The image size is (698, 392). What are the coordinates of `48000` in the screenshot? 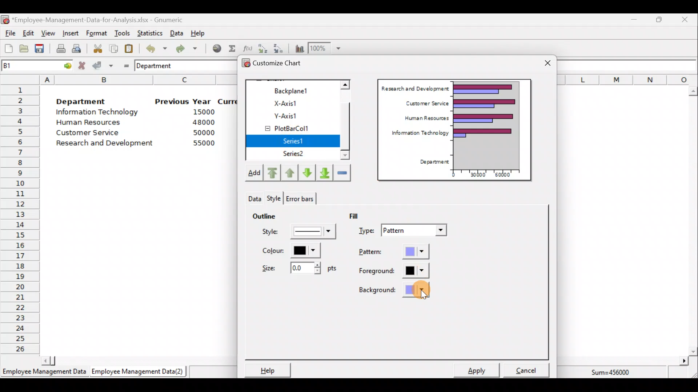 It's located at (203, 122).